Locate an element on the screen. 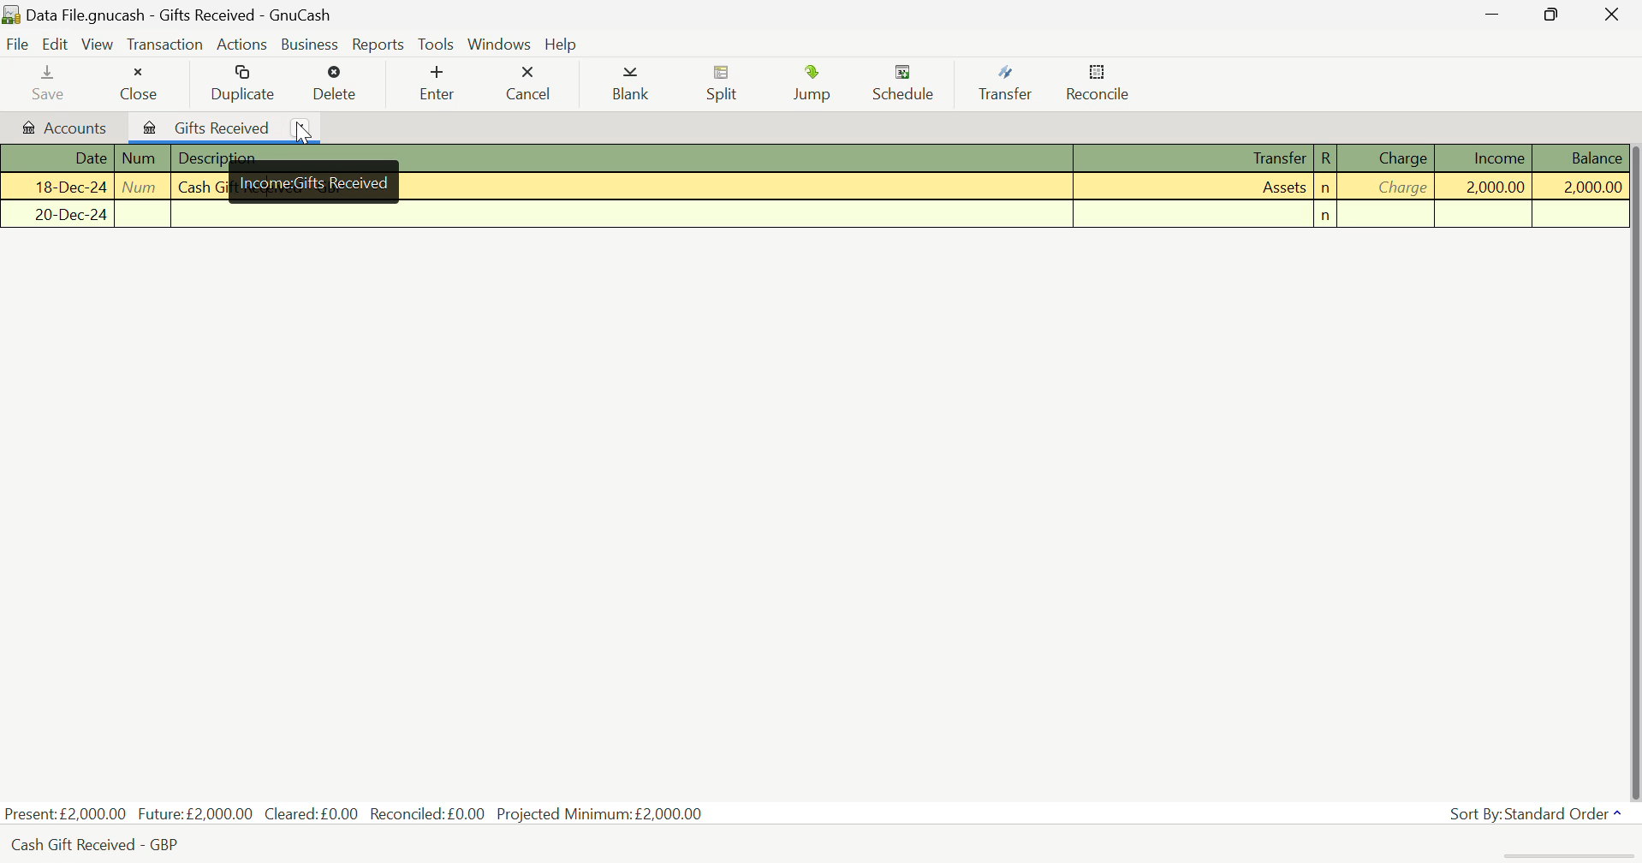 This screenshot has width=1642, height=863. Help is located at coordinates (561, 43).